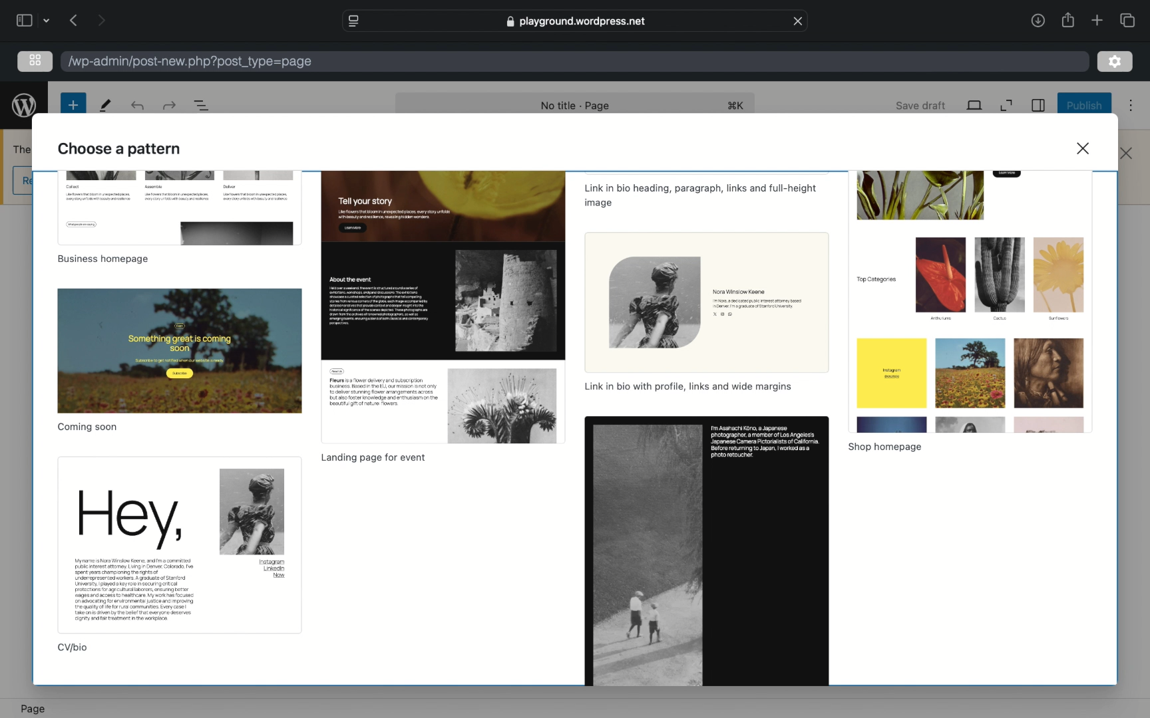 The height and width of the screenshot is (718, 1150). I want to click on preview, so click(178, 208).